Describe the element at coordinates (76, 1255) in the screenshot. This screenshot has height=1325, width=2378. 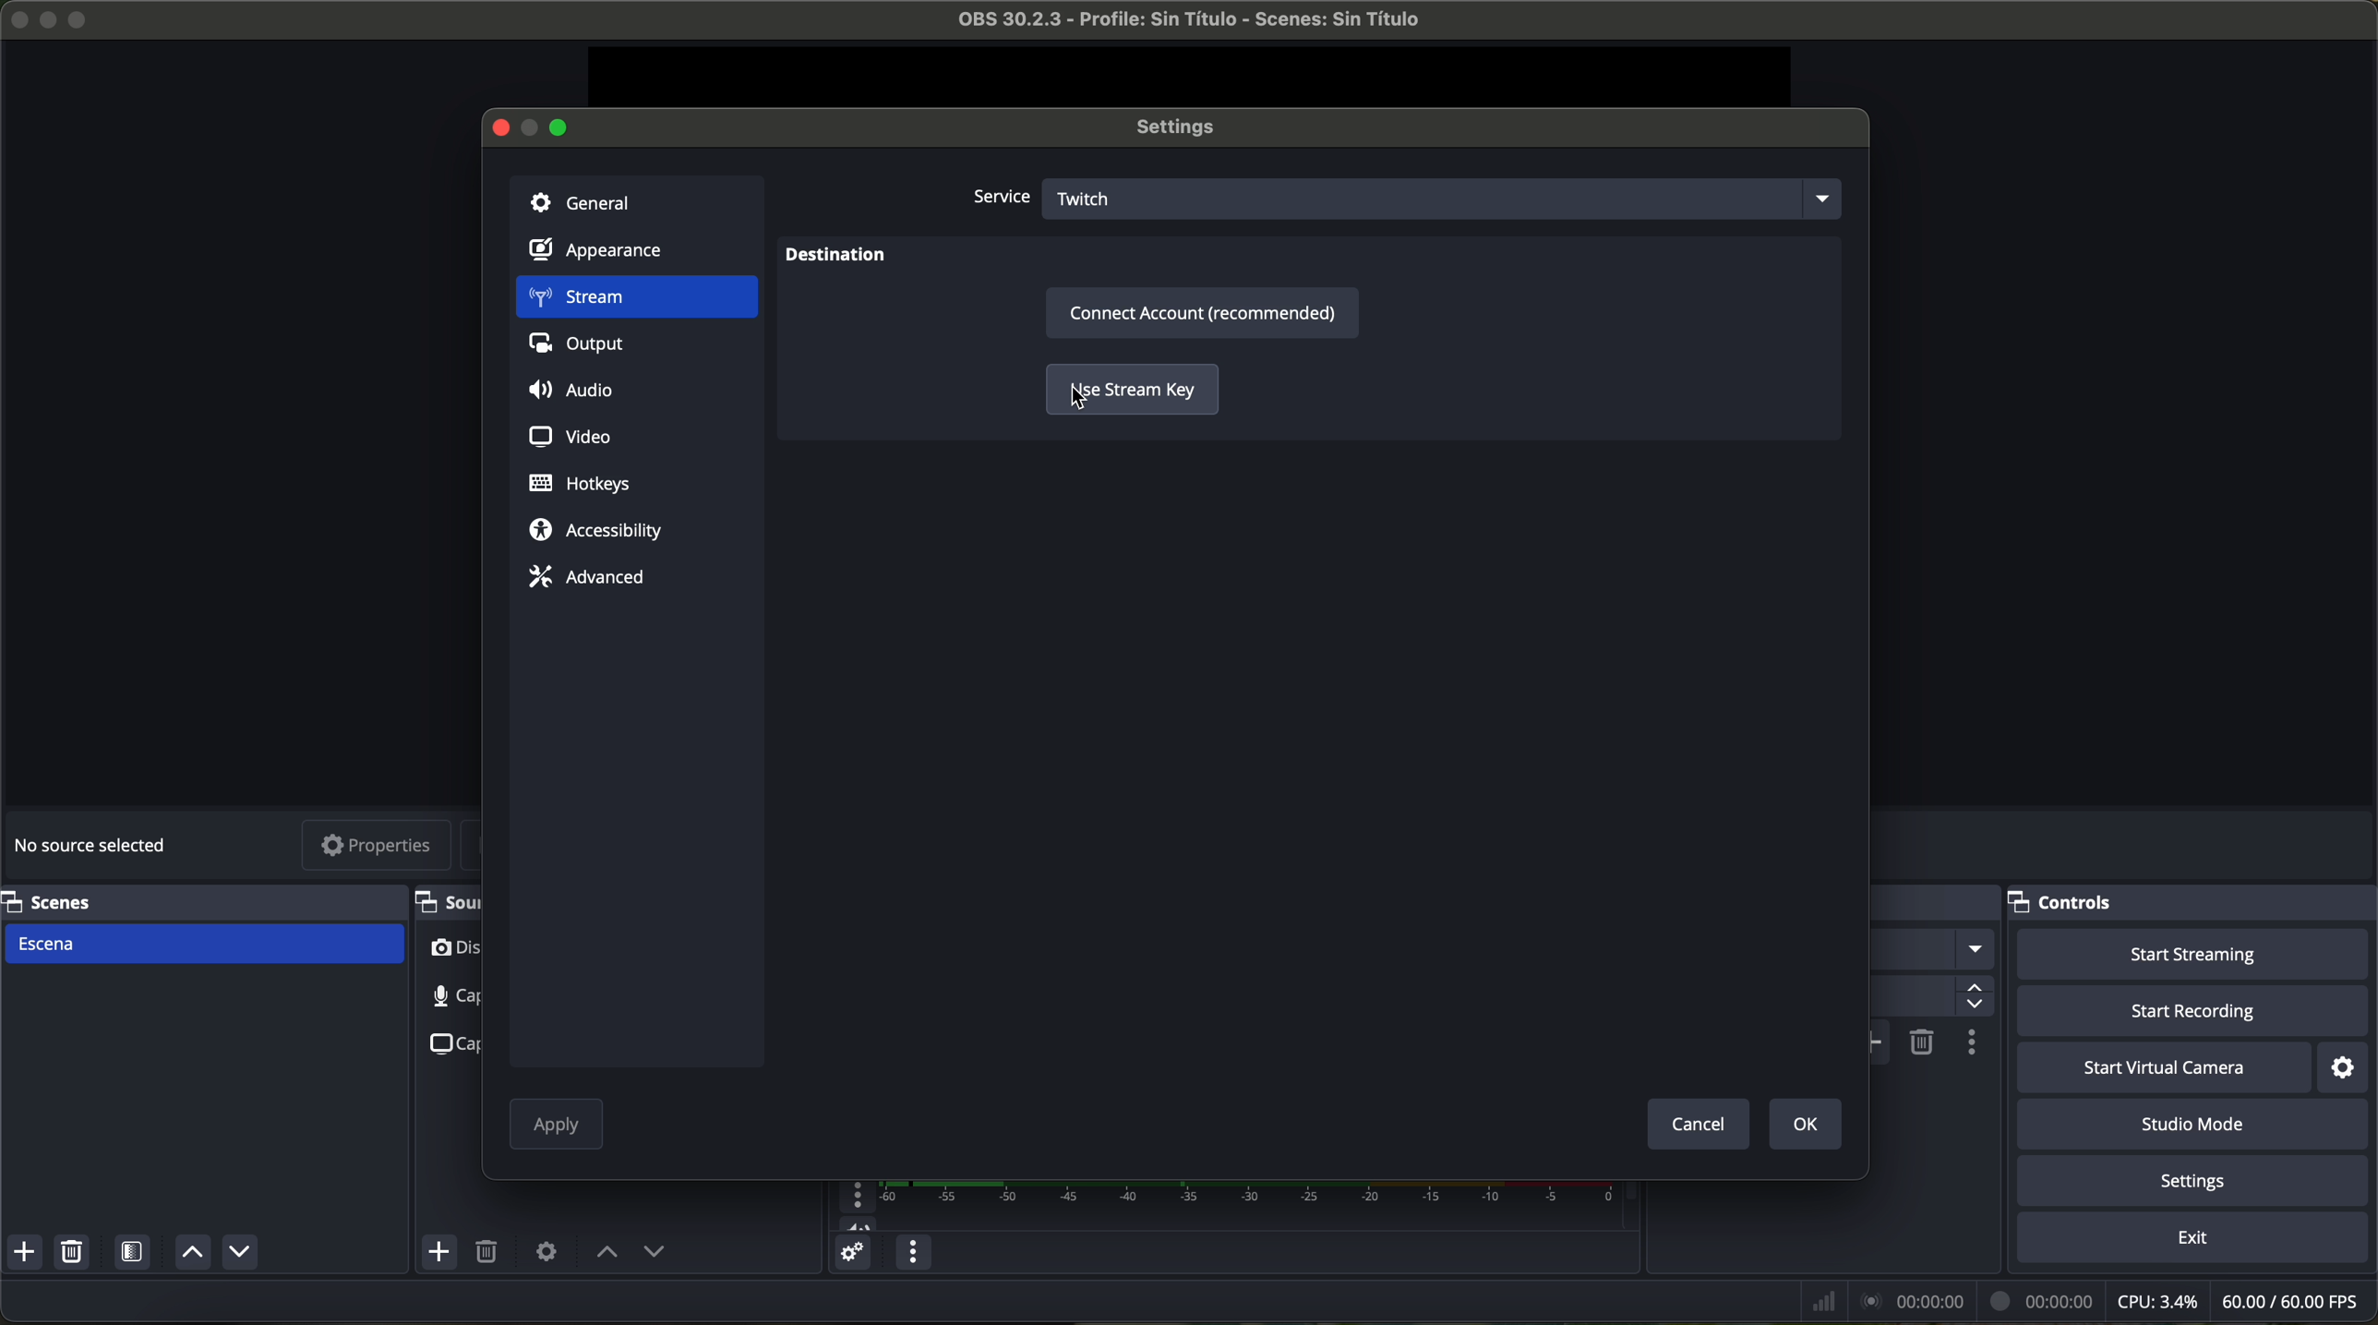
I see `remove selected scene` at that location.